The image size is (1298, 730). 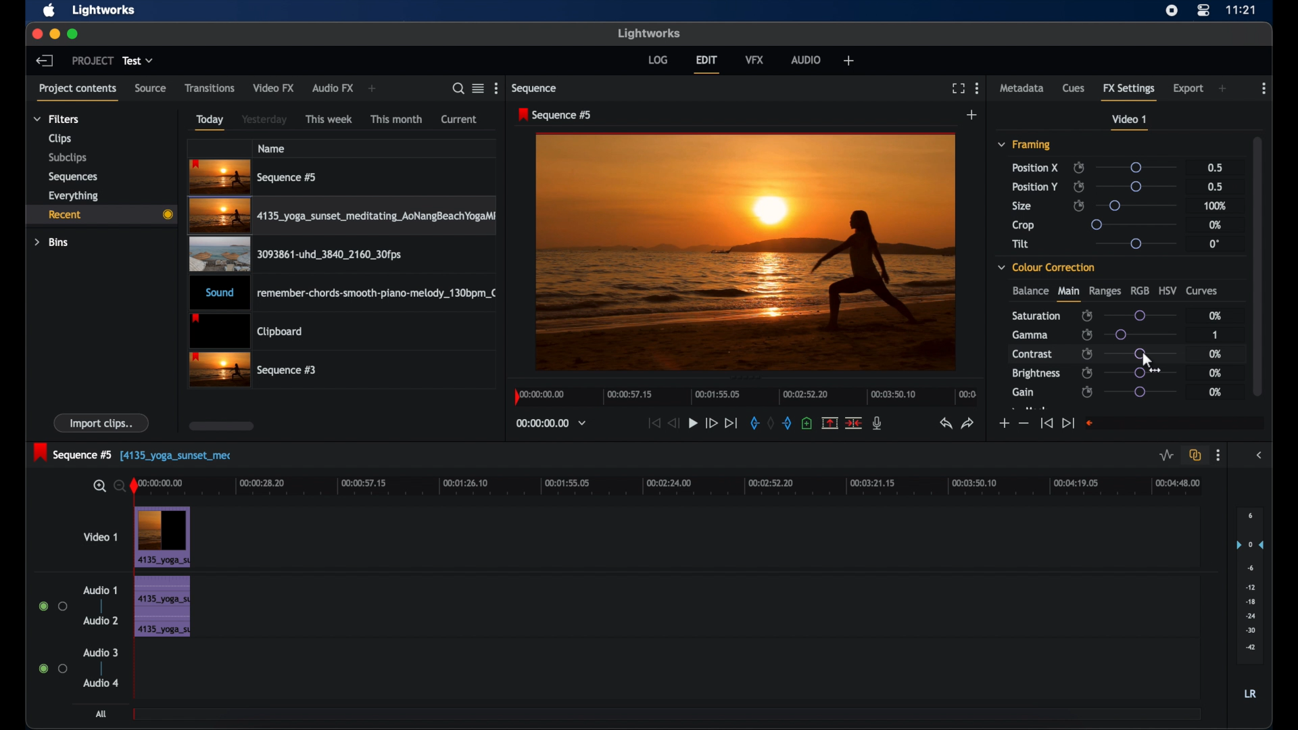 I want to click on screen recorder icon, so click(x=1172, y=11).